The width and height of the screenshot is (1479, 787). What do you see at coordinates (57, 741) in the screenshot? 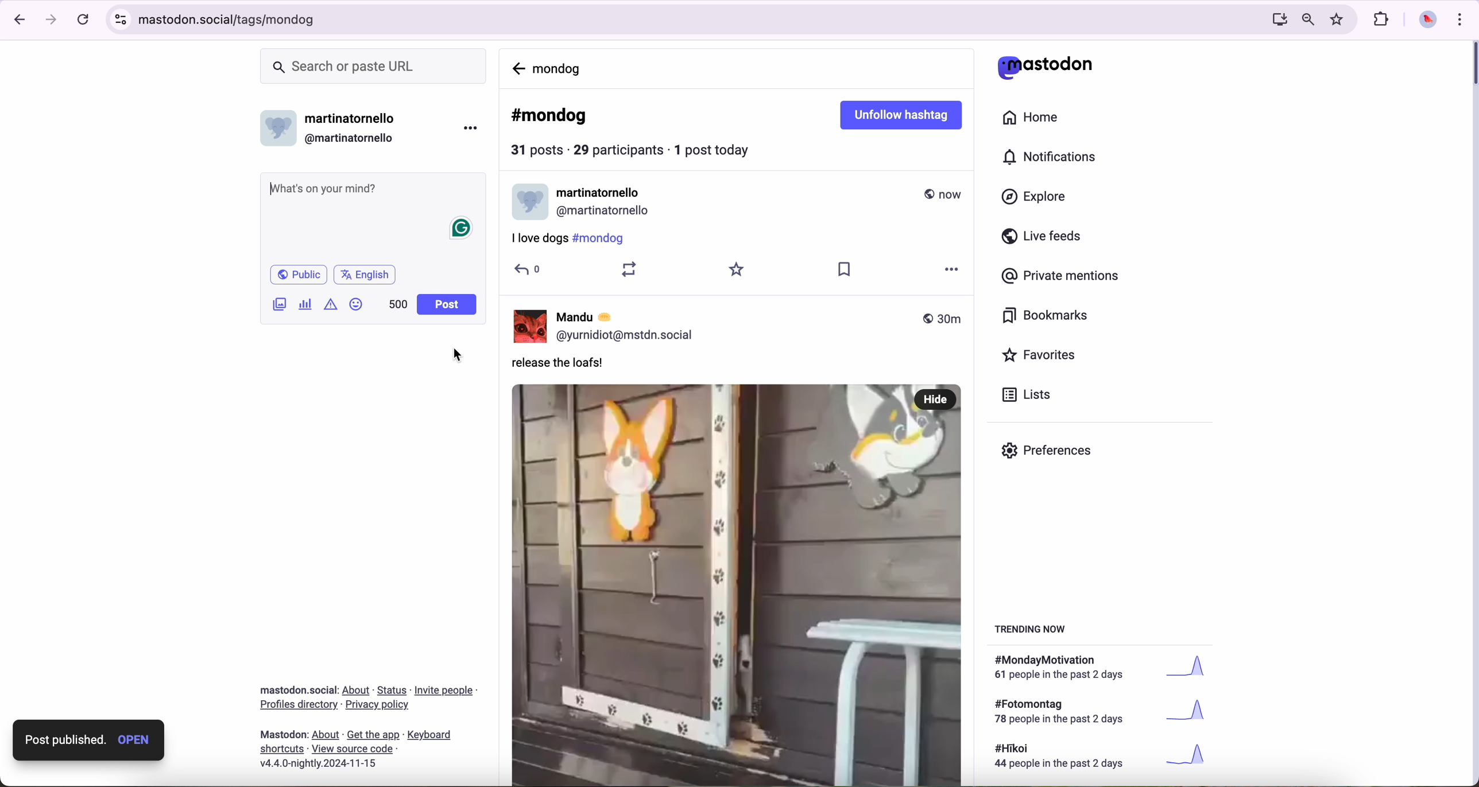
I see `post published` at bounding box center [57, 741].